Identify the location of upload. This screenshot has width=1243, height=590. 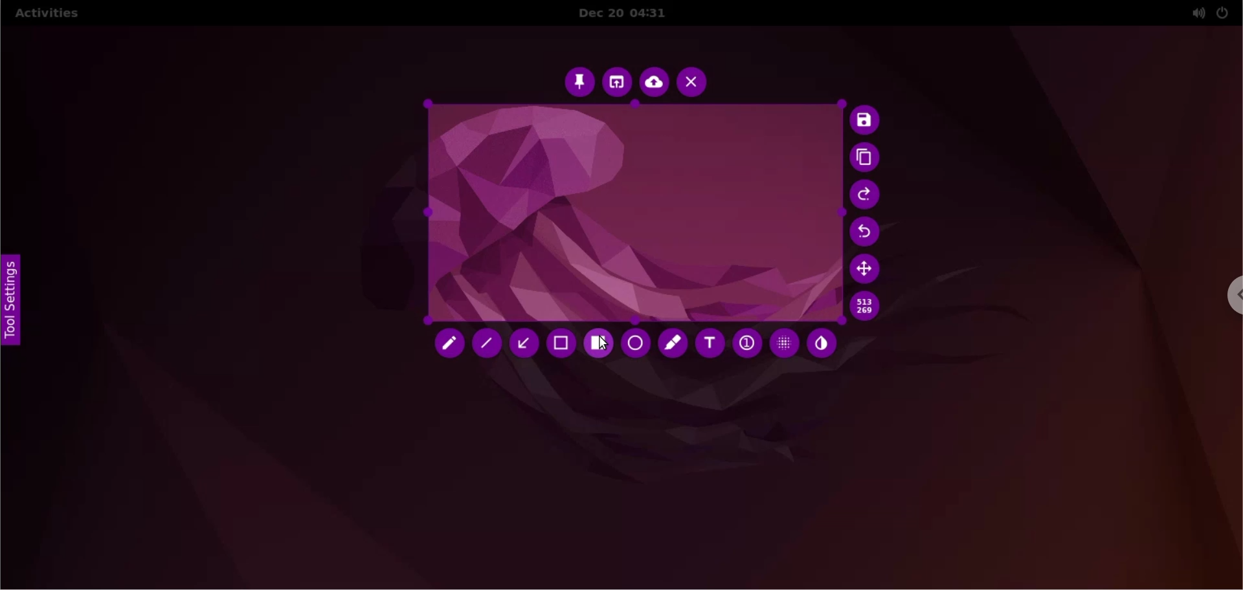
(654, 82).